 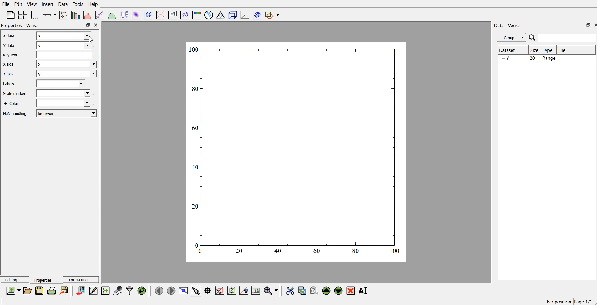 I want to click on Dataset, so click(x=511, y=50).